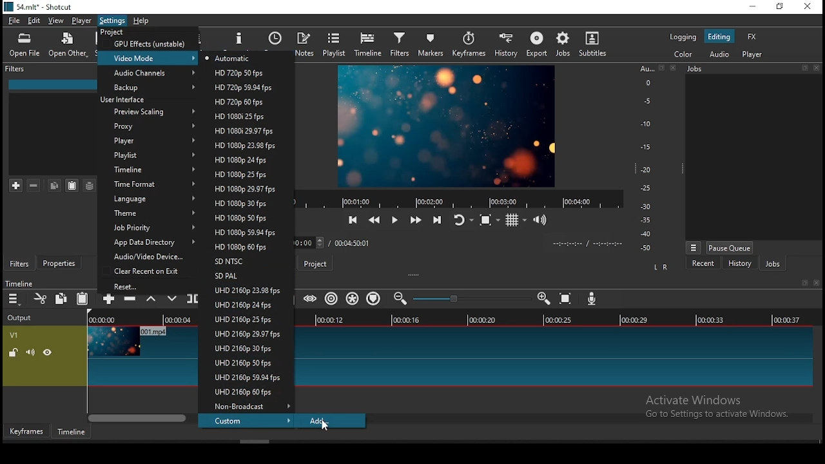  I want to click on player, so click(147, 142).